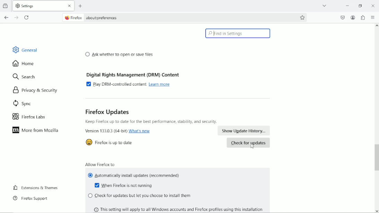 This screenshot has height=213, width=379. Describe the element at coordinates (372, 17) in the screenshot. I see `open application menu` at that location.